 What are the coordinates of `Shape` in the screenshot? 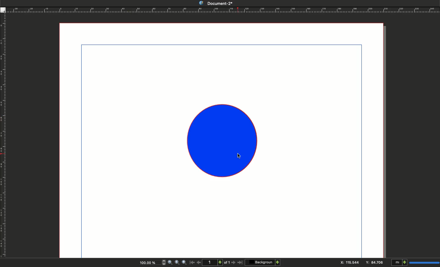 It's located at (224, 139).